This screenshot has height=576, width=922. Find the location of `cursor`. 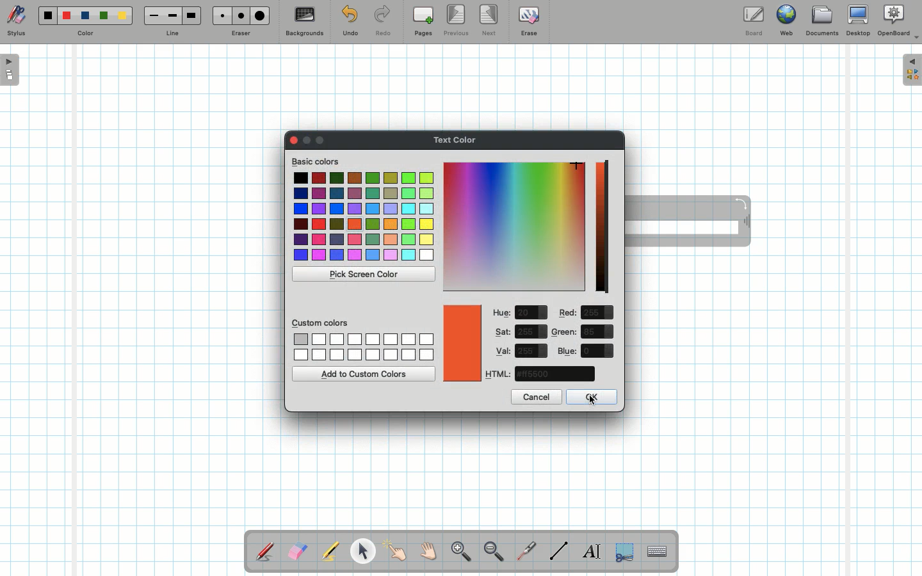

cursor is located at coordinates (593, 401).